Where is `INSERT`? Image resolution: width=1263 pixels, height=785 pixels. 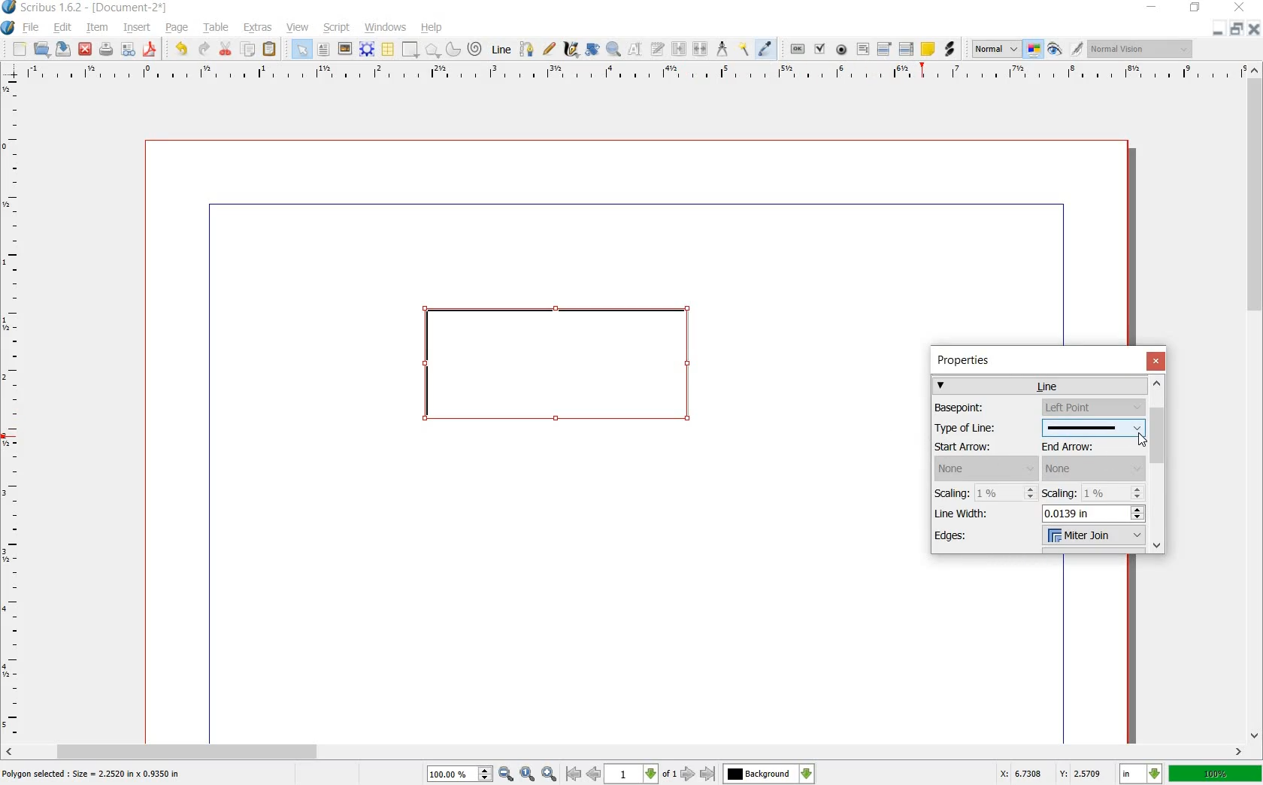
INSERT is located at coordinates (137, 28).